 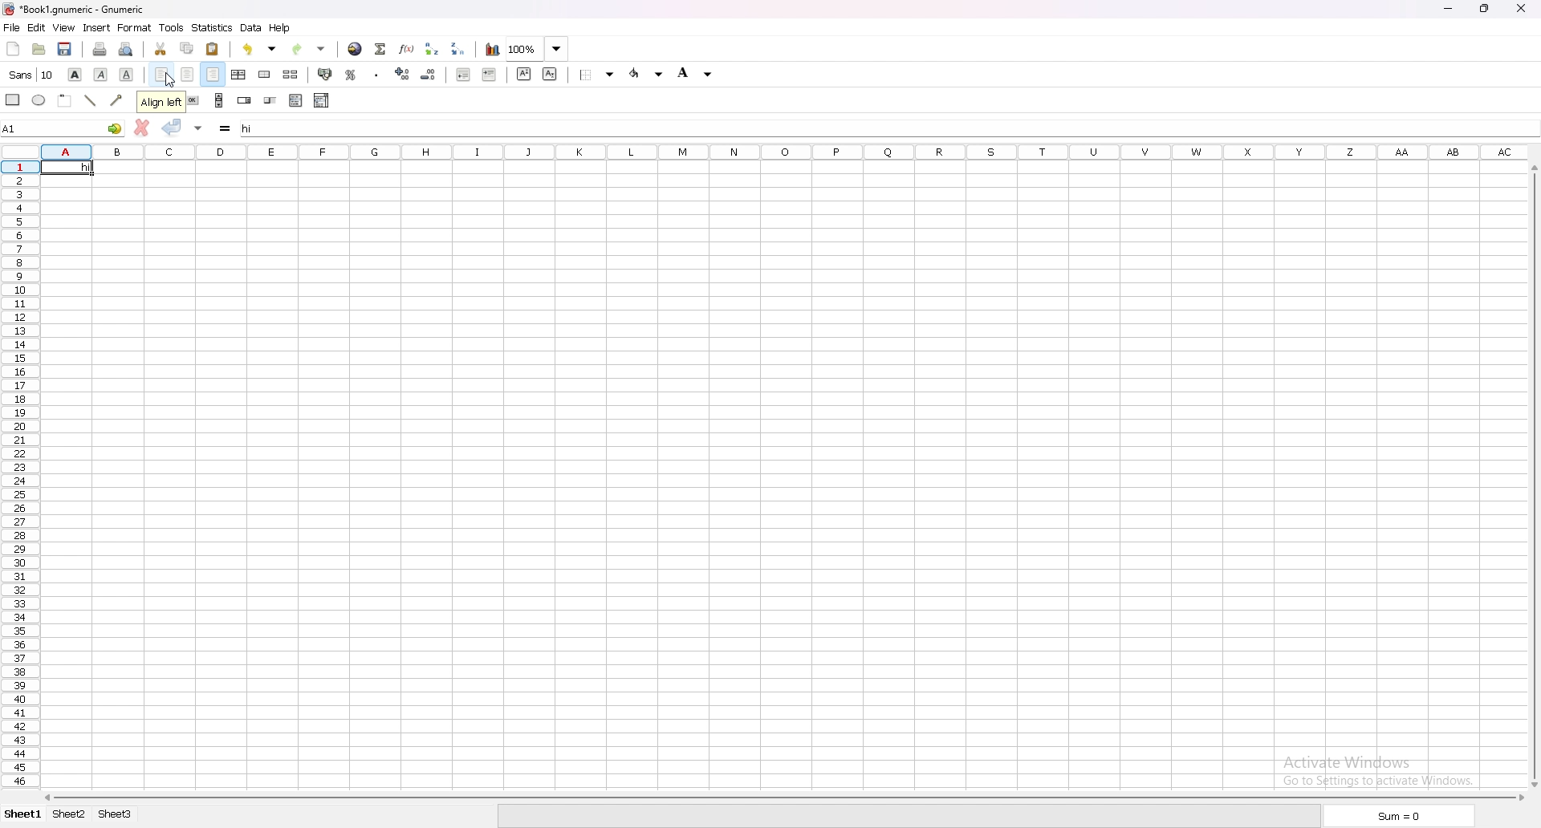 What do you see at coordinates (600, 75) in the screenshot?
I see `borders` at bounding box center [600, 75].